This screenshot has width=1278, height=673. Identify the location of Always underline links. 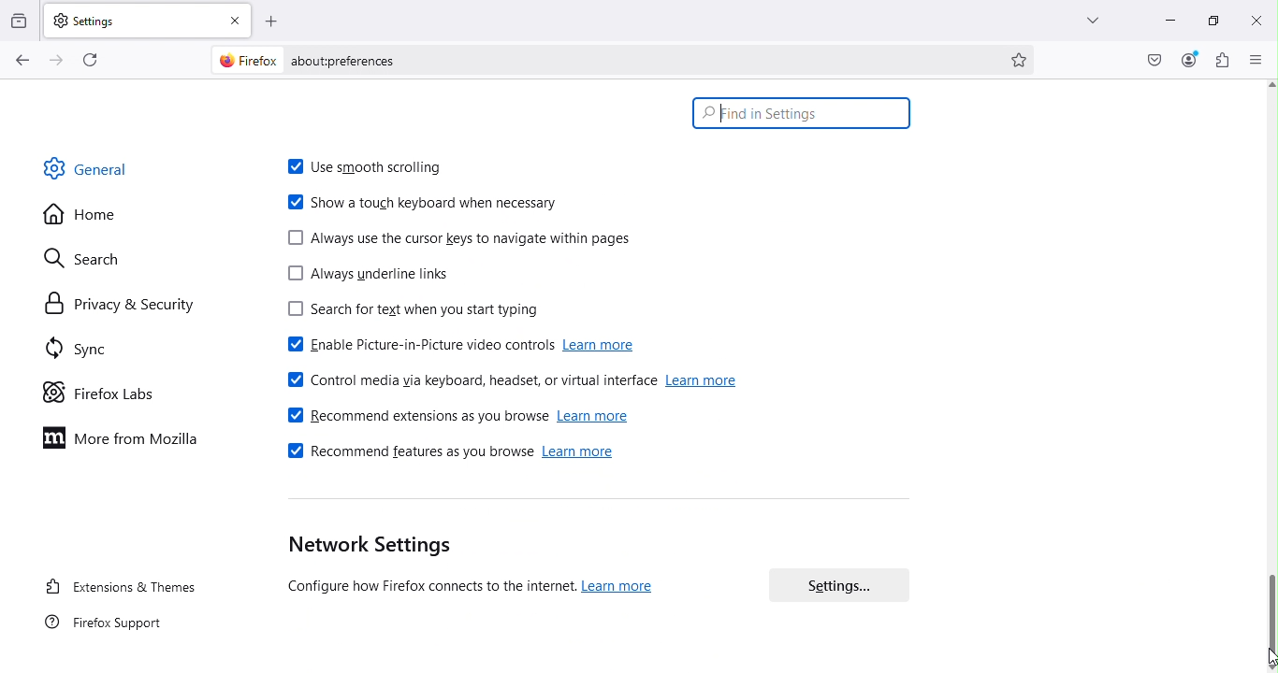
(377, 277).